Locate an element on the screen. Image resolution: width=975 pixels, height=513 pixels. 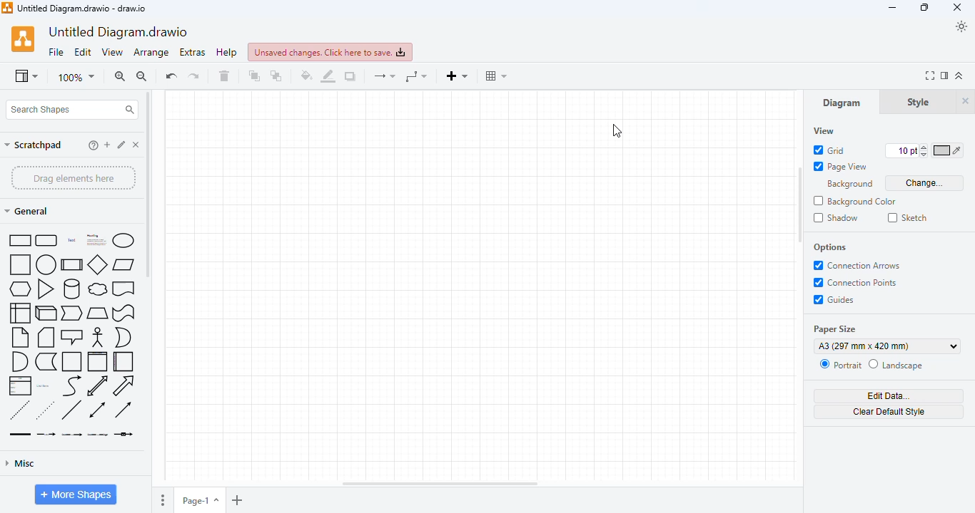
title is located at coordinates (118, 33).